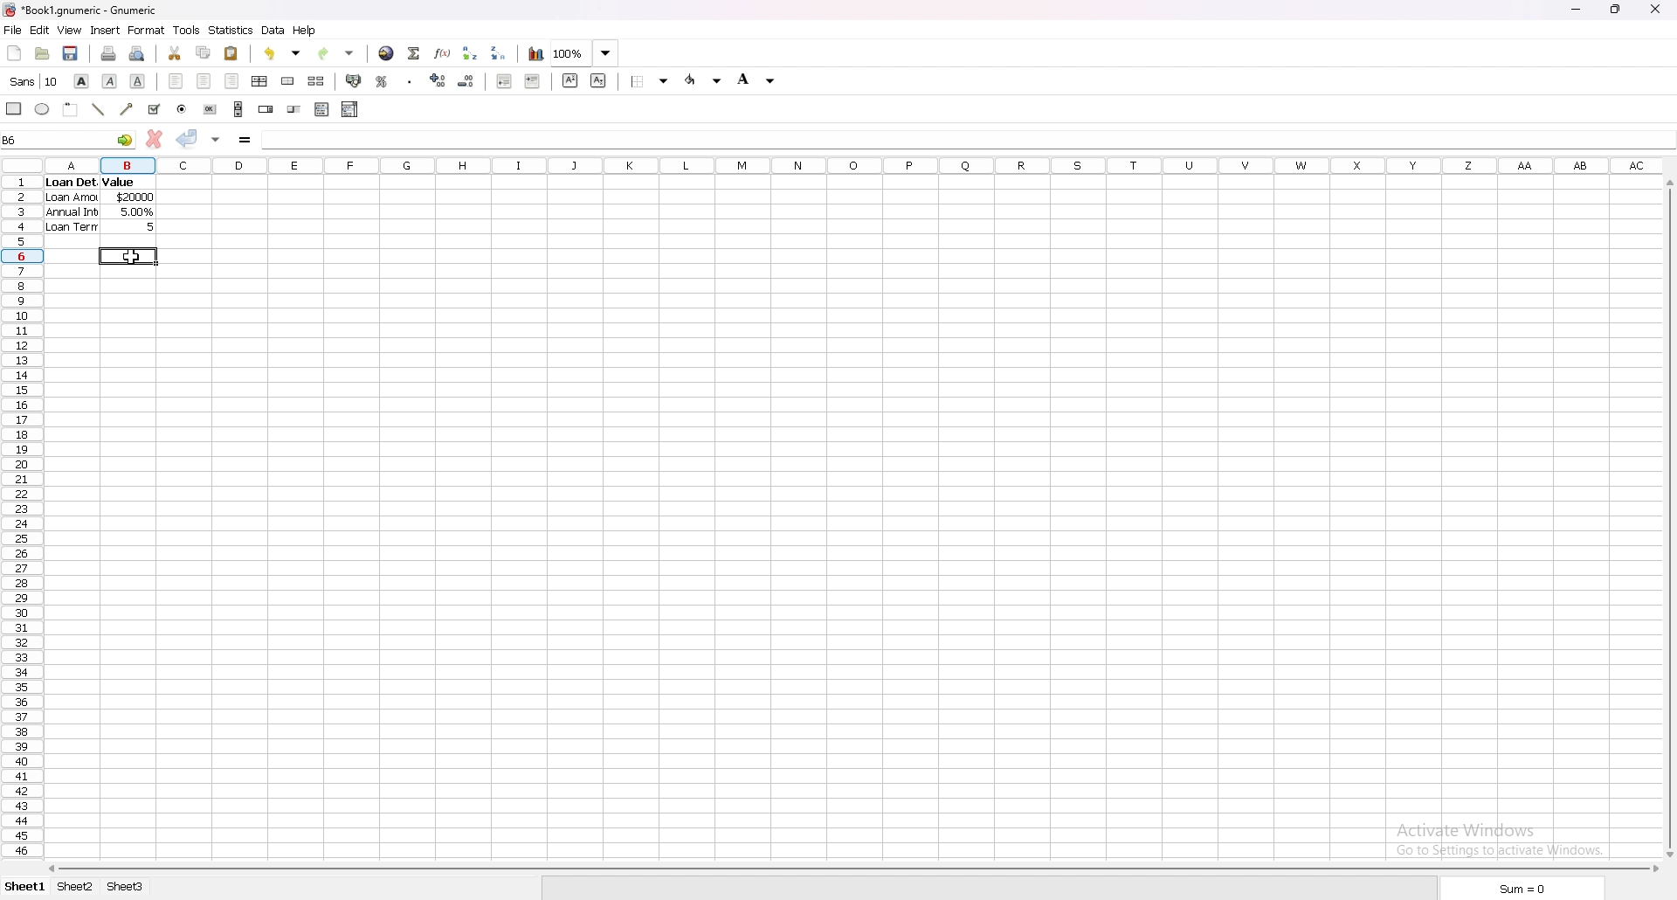 The height and width of the screenshot is (900, 1677). What do you see at coordinates (537, 54) in the screenshot?
I see `chart` at bounding box center [537, 54].